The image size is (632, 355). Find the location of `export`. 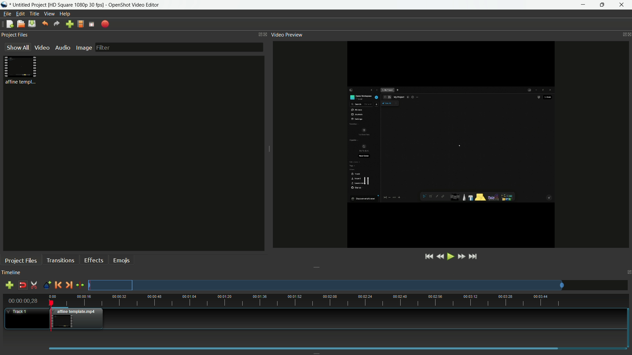

export is located at coordinates (105, 24).